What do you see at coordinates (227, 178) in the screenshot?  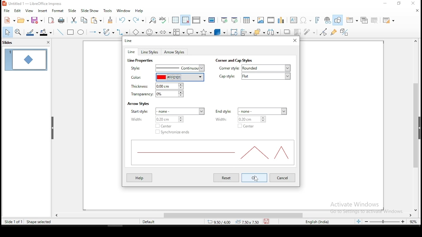 I see `reset` at bounding box center [227, 178].